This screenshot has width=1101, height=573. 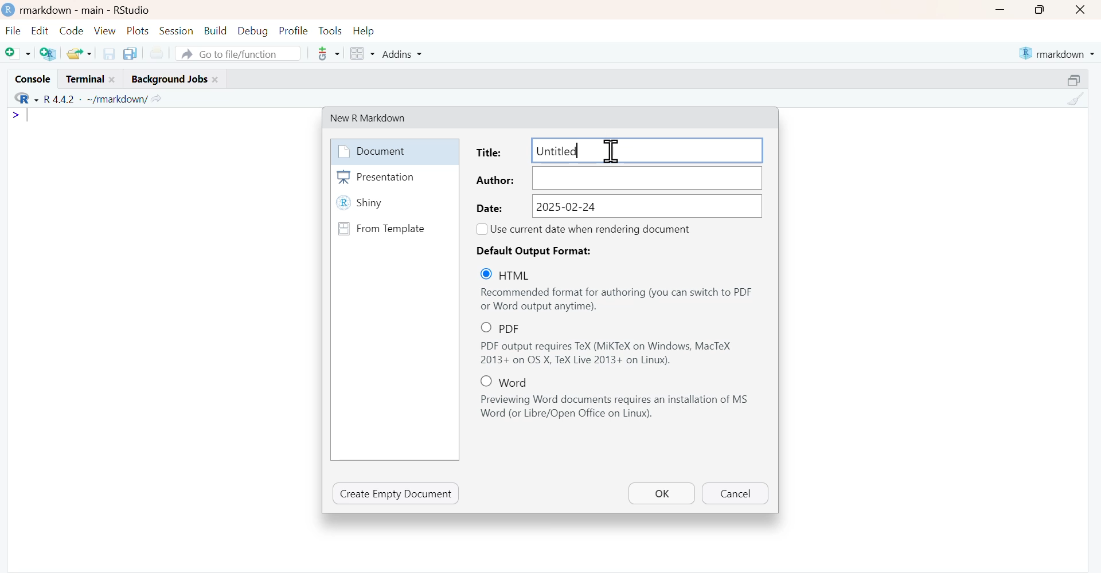 I want to click on Code, so click(x=71, y=31).